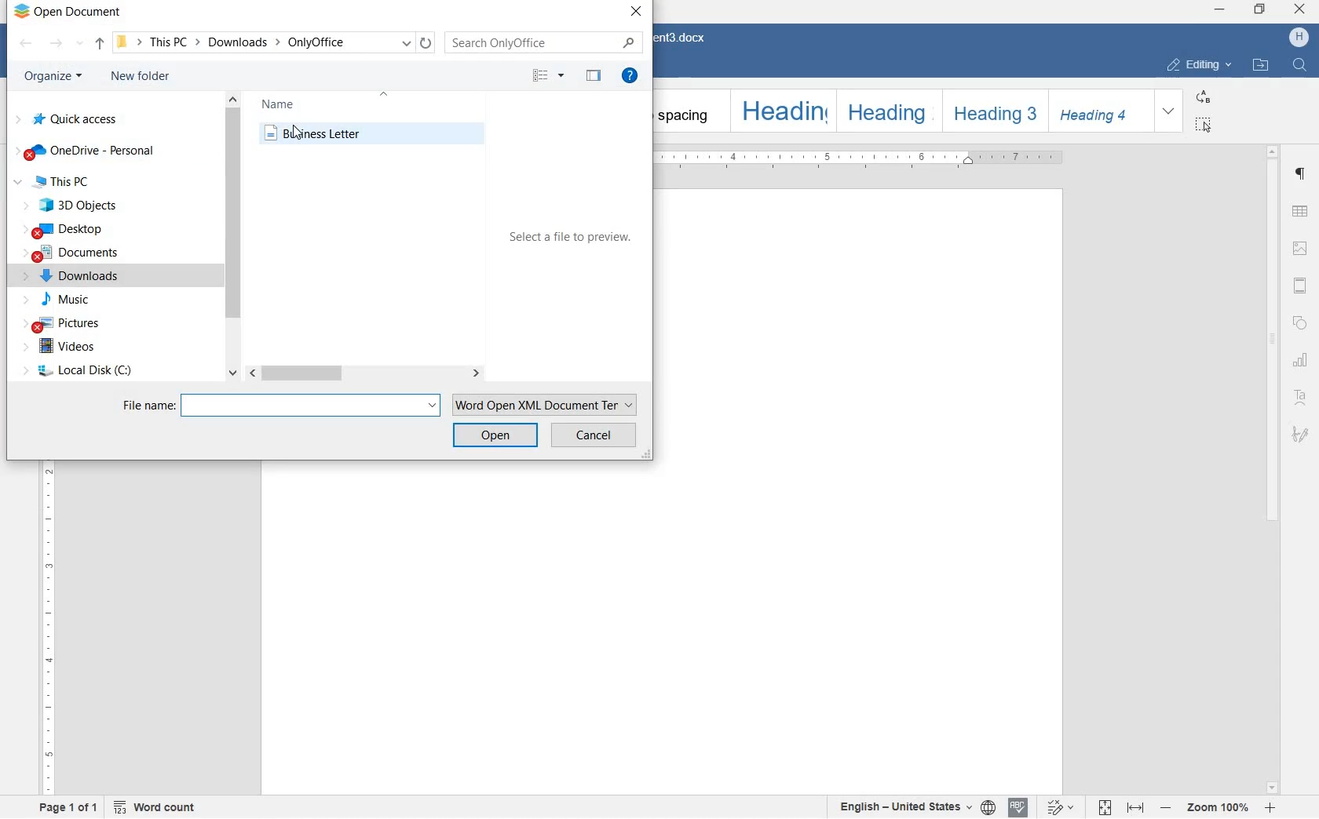 Image resolution: width=1319 pixels, height=819 pixels. Describe the element at coordinates (74, 229) in the screenshot. I see `desktop` at that location.